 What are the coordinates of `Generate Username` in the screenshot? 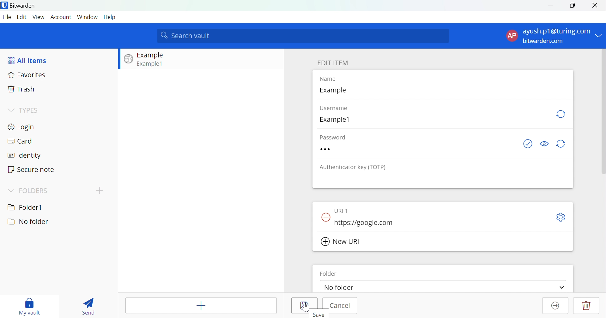 It's located at (562, 114).